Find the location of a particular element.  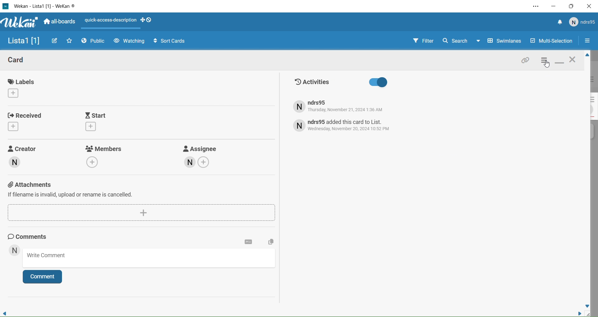

Close is located at coordinates (589, 7).